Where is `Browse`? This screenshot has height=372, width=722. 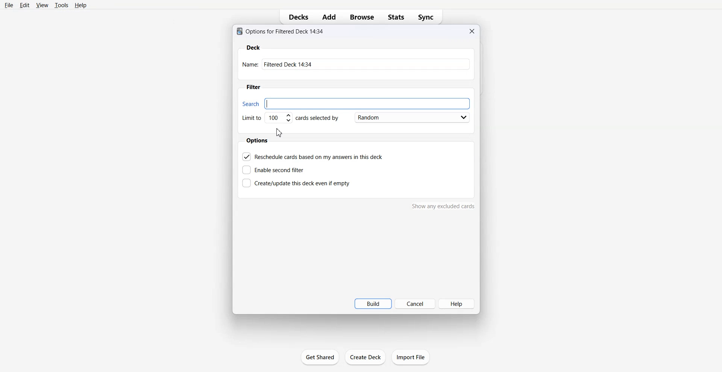 Browse is located at coordinates (362, 17).